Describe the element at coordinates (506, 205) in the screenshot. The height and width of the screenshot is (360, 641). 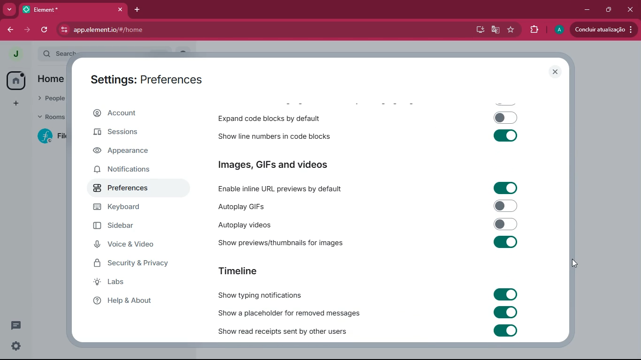
I see `toggle on/off` at that location.